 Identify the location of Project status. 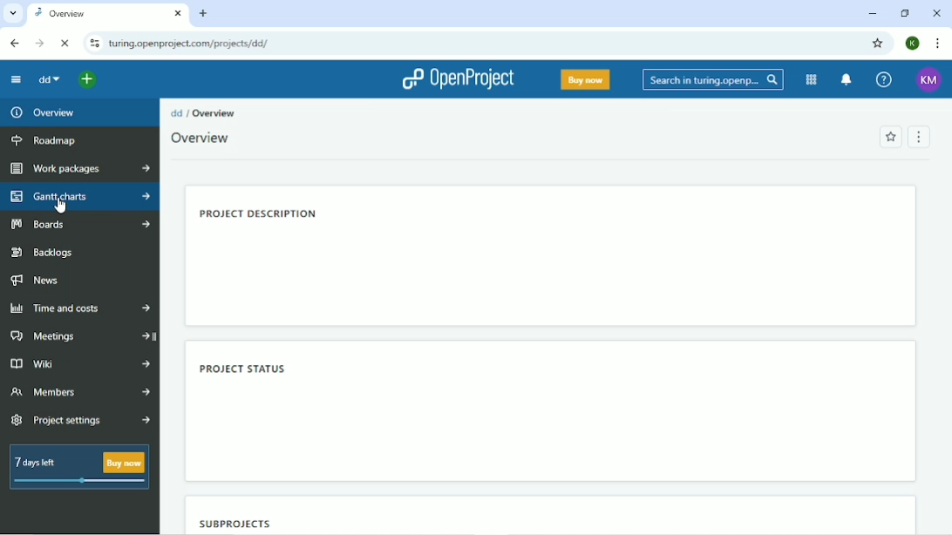
(243, 368).